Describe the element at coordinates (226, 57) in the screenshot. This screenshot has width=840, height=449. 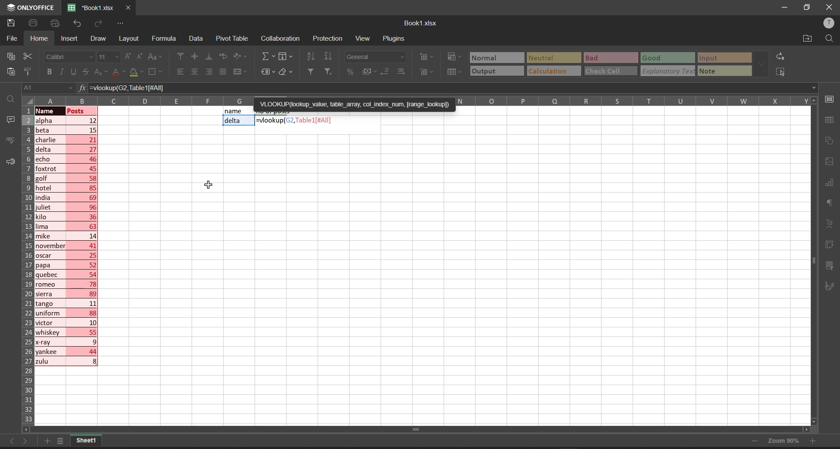
I see `wrap text` at that location.